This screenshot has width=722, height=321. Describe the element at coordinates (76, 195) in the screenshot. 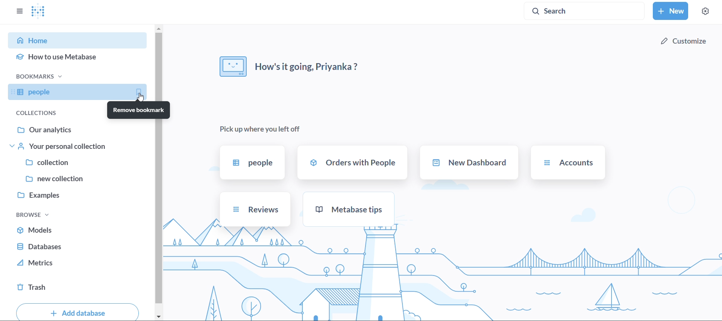

I see `examples` at that location.